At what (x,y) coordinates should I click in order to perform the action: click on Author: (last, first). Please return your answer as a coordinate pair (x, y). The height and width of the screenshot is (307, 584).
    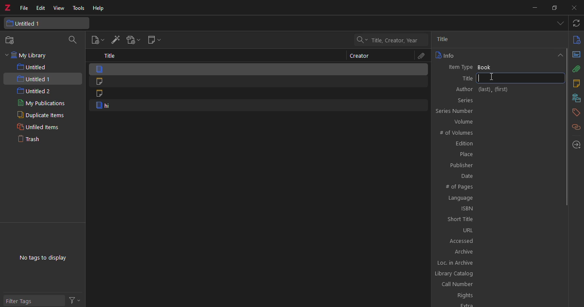
    Looking at the image, I should click on (496, 88).